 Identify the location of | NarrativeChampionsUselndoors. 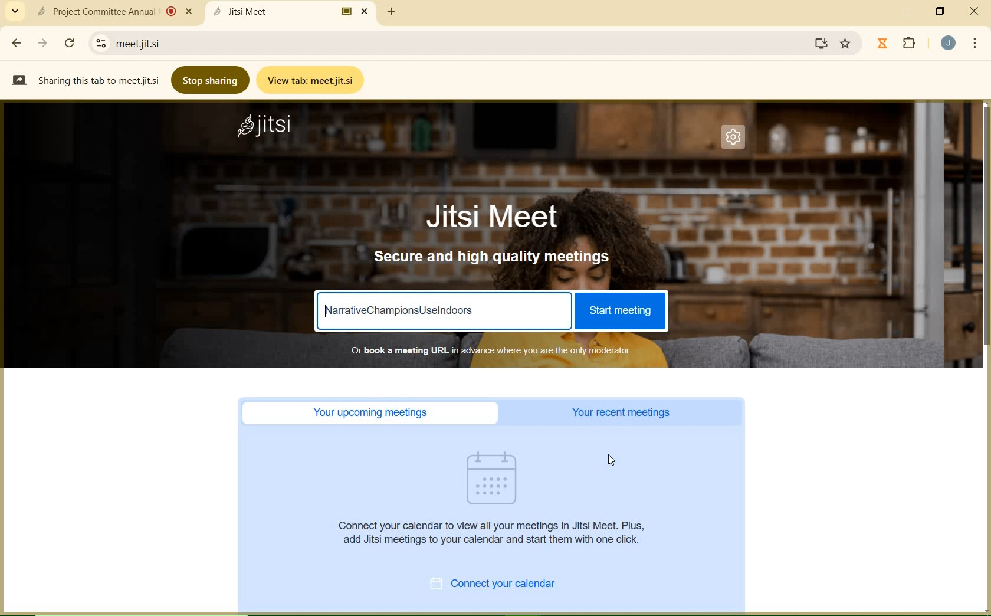
(448, 310).